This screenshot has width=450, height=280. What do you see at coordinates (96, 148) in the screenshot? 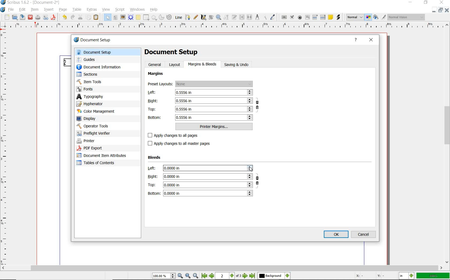
I see `pdf export` at bounding box center [96, 148].